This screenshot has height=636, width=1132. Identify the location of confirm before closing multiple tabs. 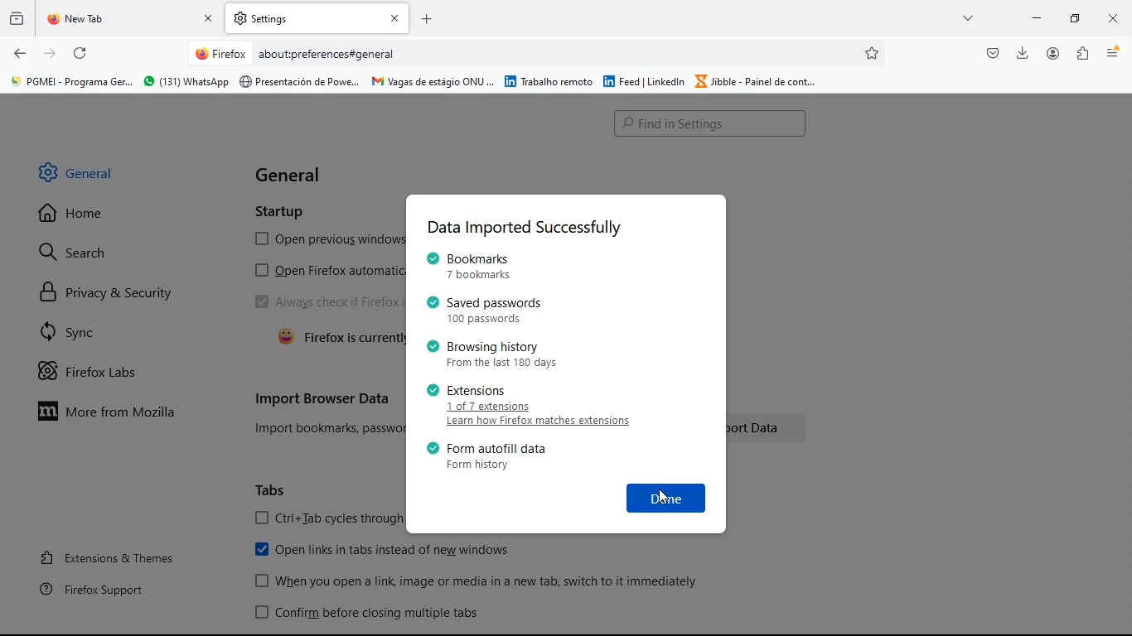
(371, 614).